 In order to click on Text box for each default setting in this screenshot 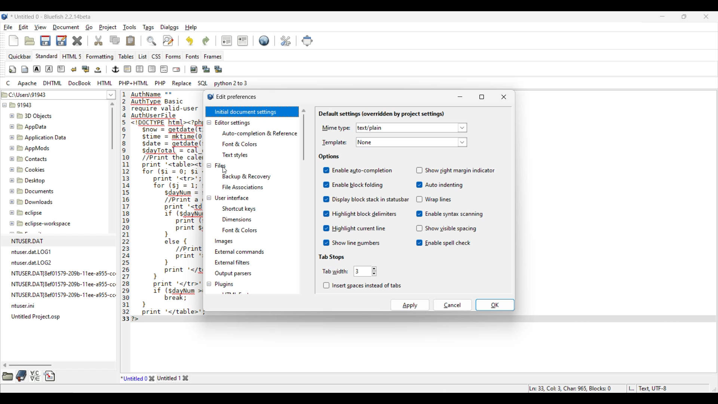, I will do `click(407, 135)`.